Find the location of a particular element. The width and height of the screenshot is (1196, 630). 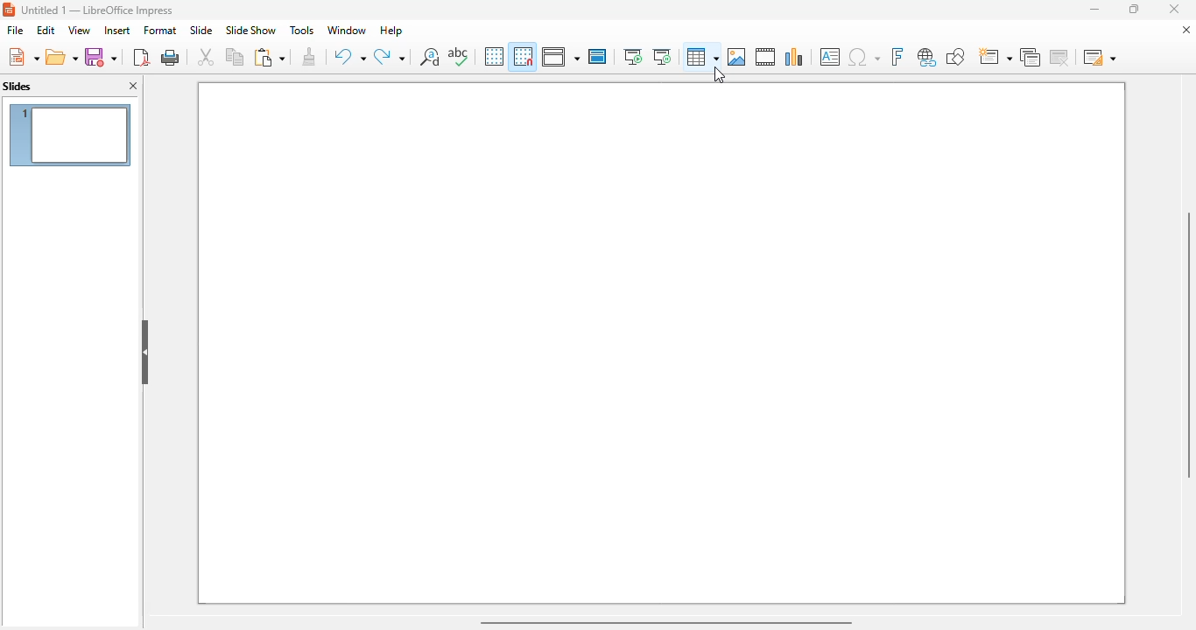

vertical scroll bar is located at coordinates (1187, 344).